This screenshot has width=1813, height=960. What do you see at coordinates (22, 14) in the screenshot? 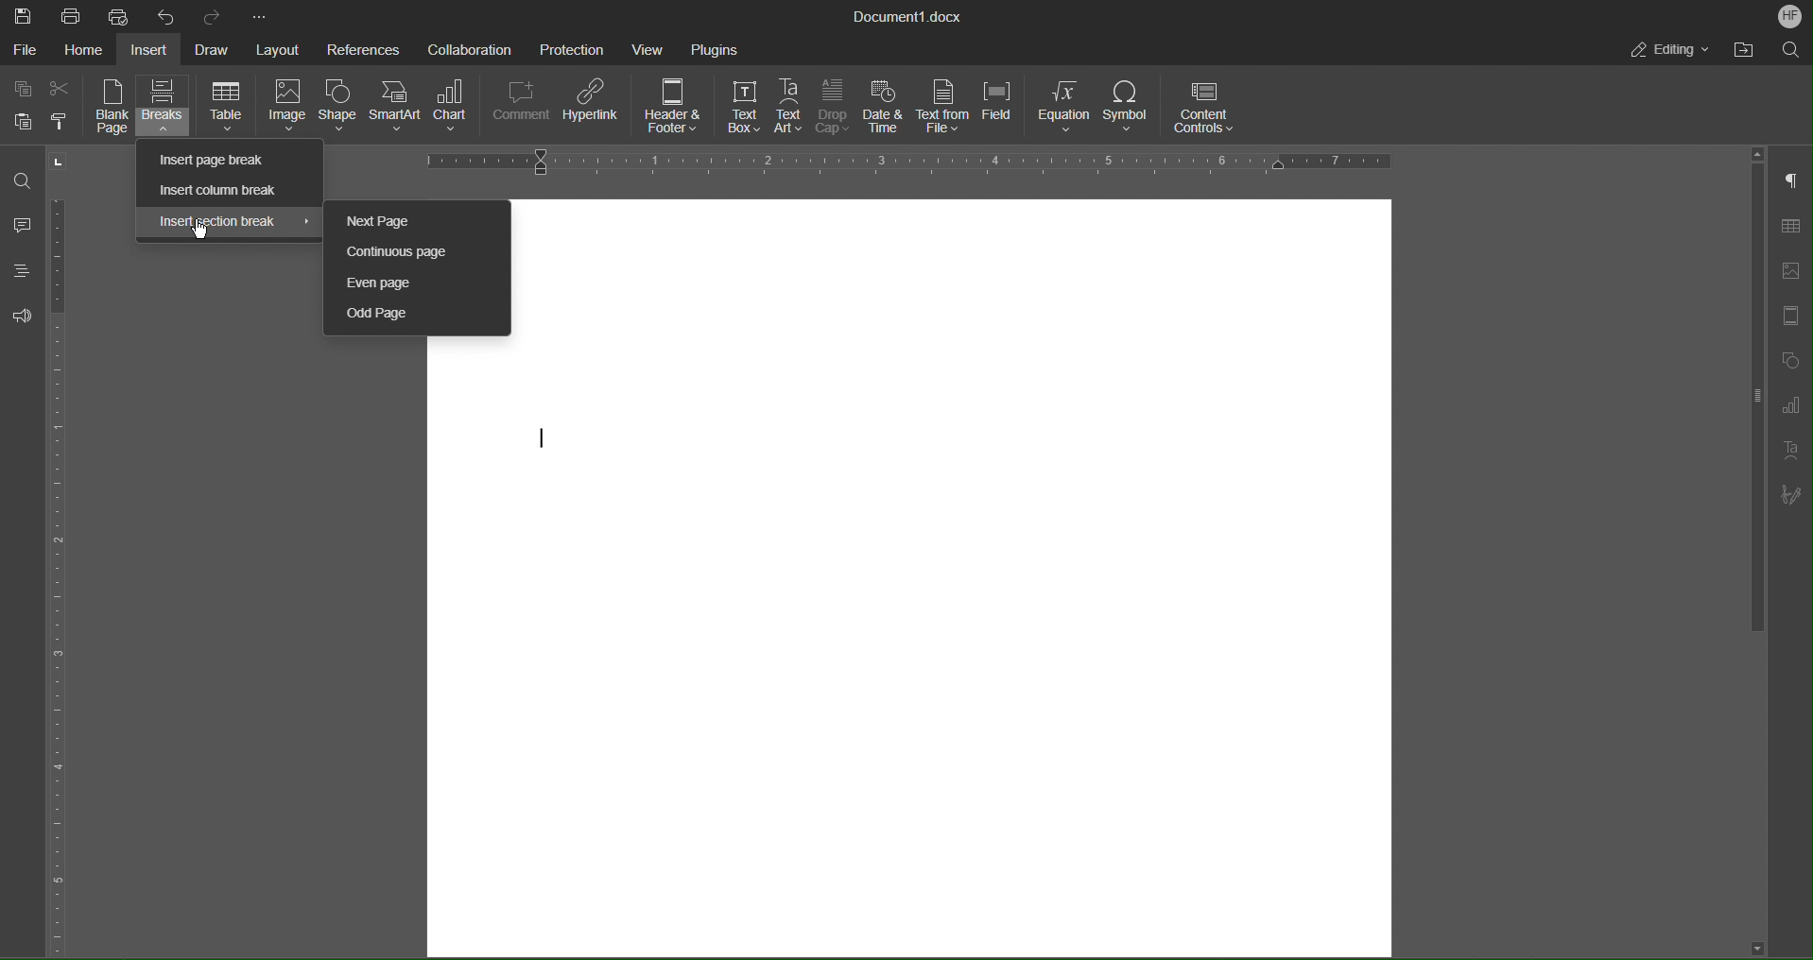
I see `Save` at bounding box center [22, 14].